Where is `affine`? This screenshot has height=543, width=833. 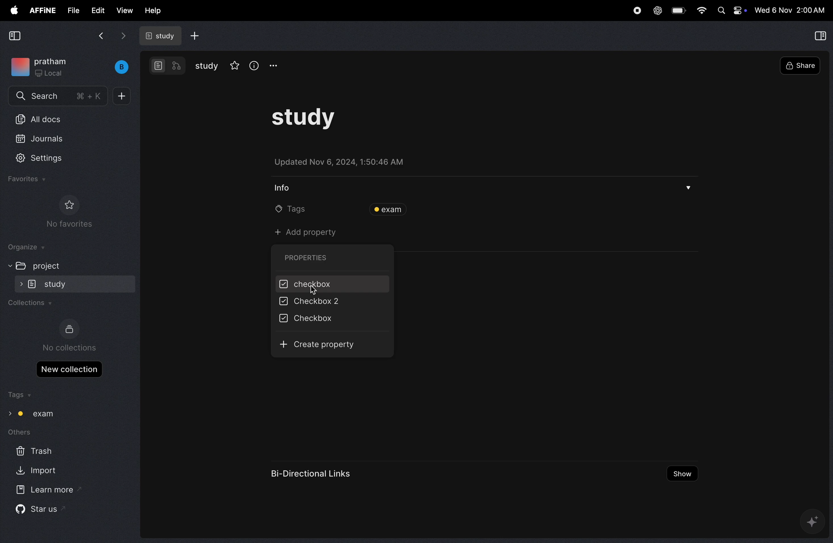 affine is located at coordinates (43, 11).